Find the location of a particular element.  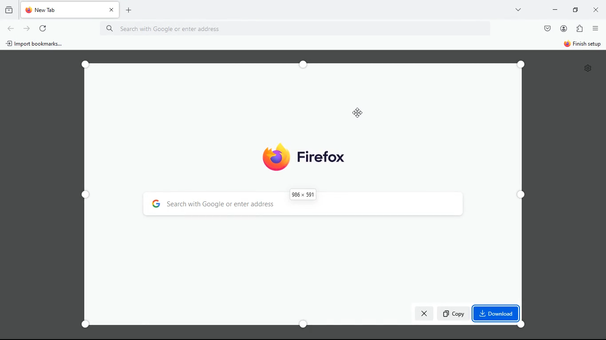

extensions is located at coordinates (579, 29).